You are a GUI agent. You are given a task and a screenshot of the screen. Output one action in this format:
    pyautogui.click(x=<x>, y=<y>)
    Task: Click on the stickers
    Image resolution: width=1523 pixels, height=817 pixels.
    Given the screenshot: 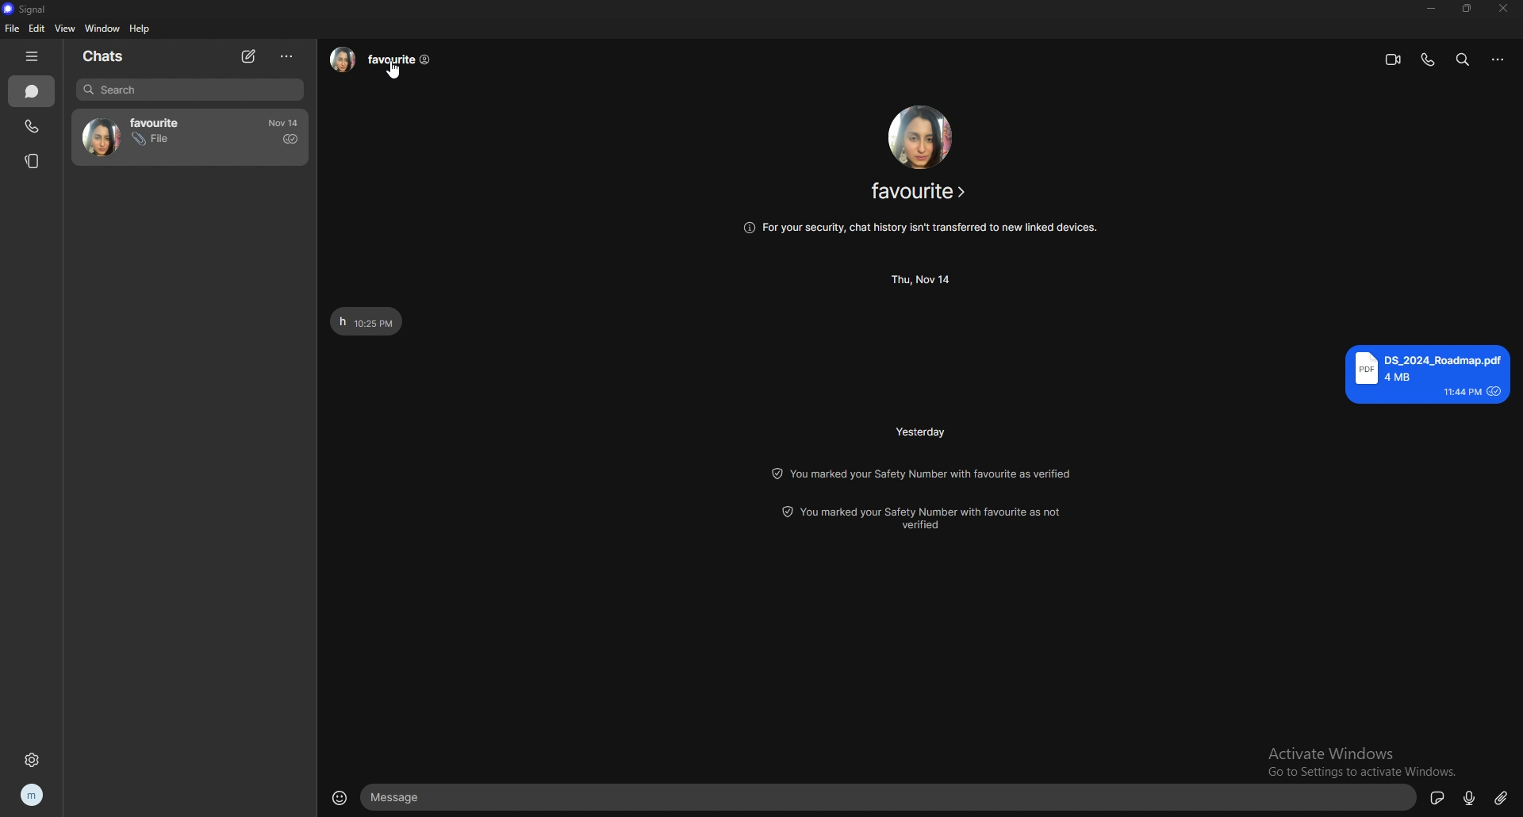 What is the action you would take?
    pyautogui.click(x=1437, y=797)
    